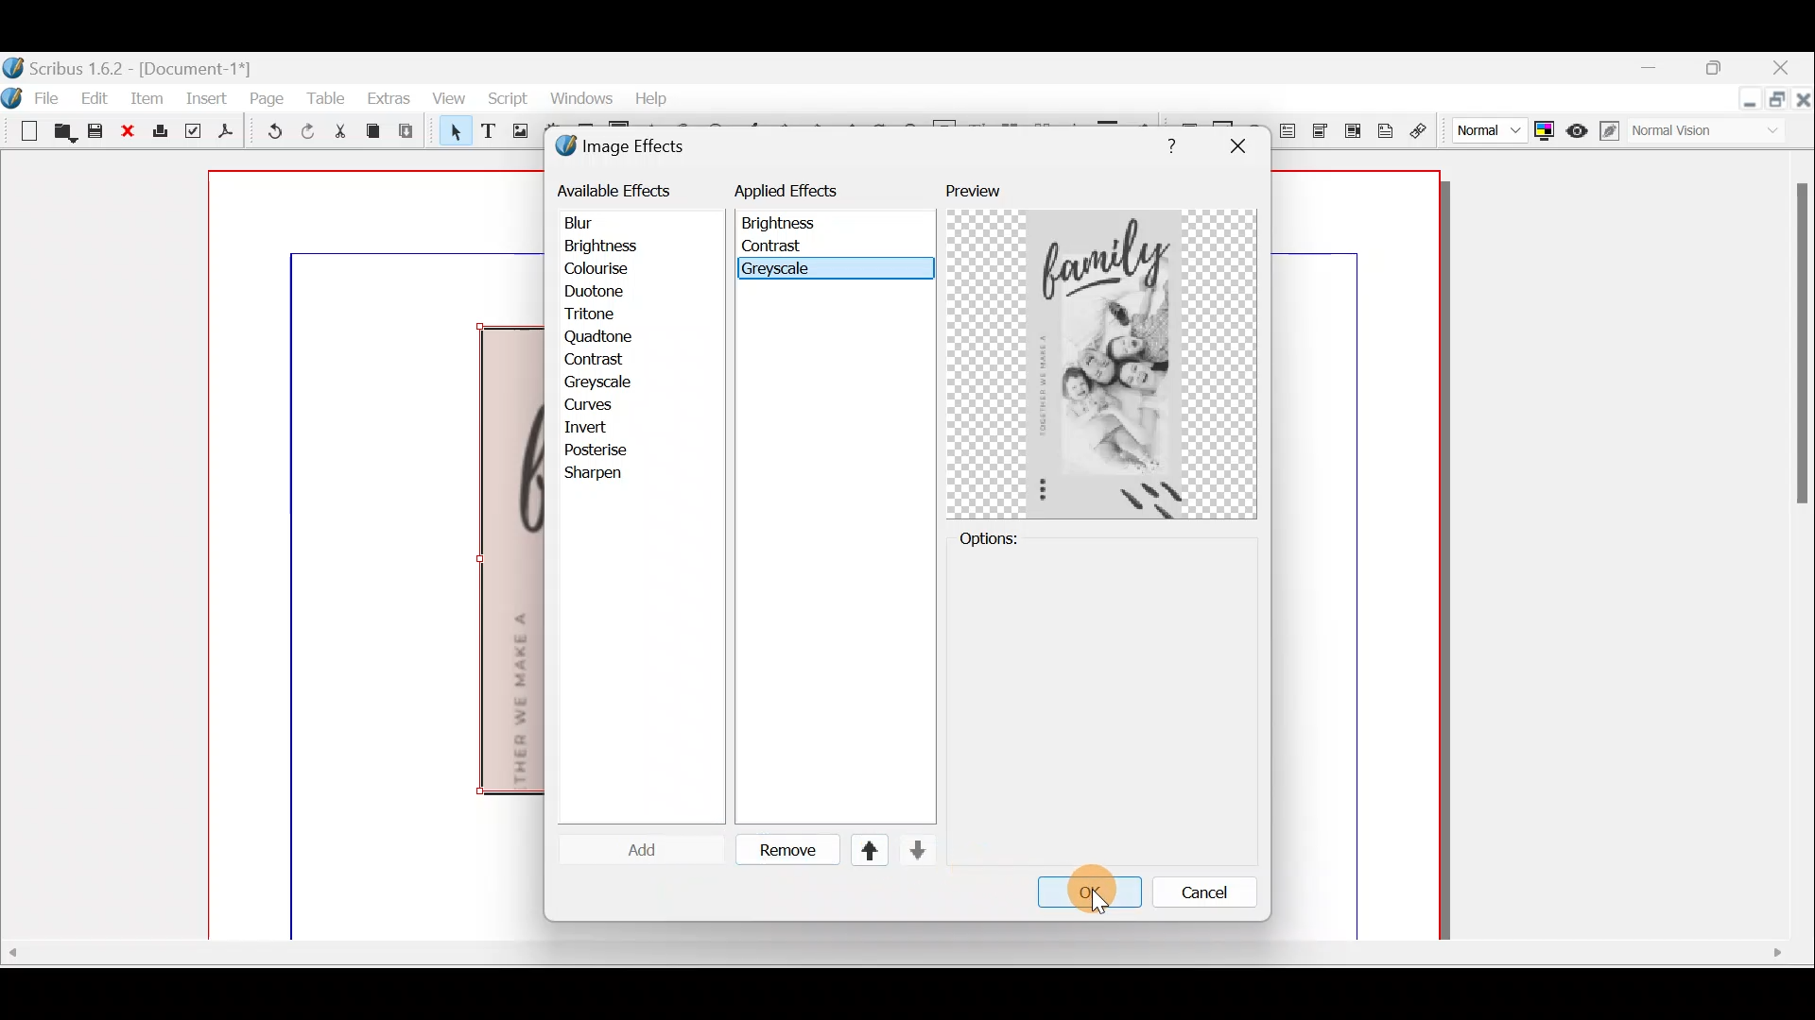 The height and width of the screenshot is (1020, 1815). I want to click on Table, so click(328, 100).